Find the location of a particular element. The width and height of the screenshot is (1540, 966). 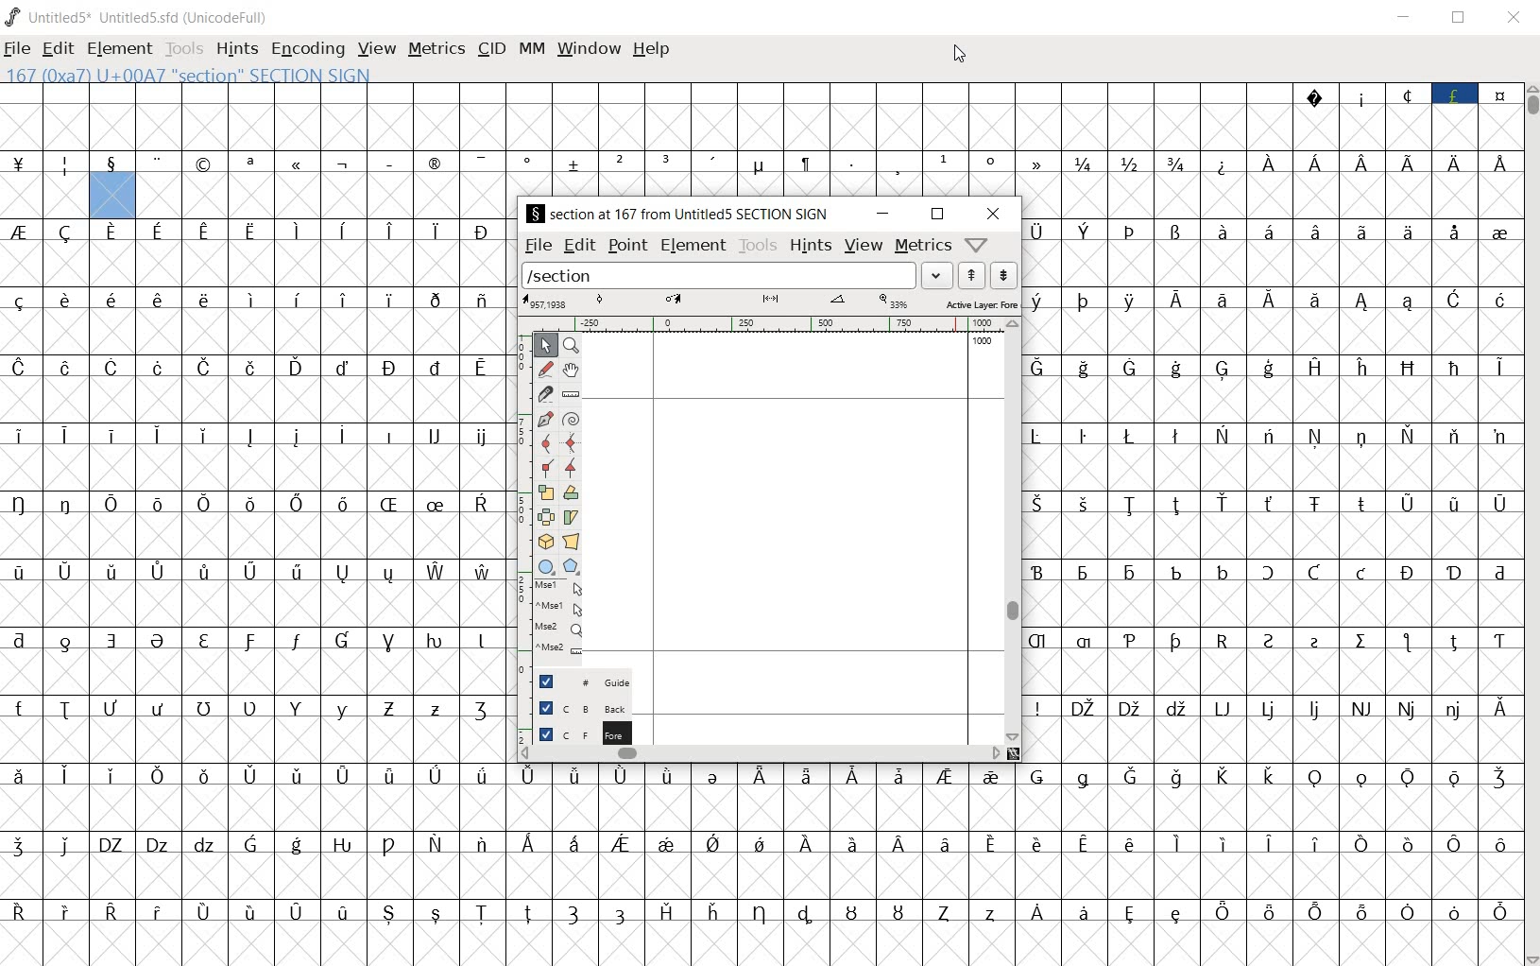

EDIT is located at coordinates (58, 50).